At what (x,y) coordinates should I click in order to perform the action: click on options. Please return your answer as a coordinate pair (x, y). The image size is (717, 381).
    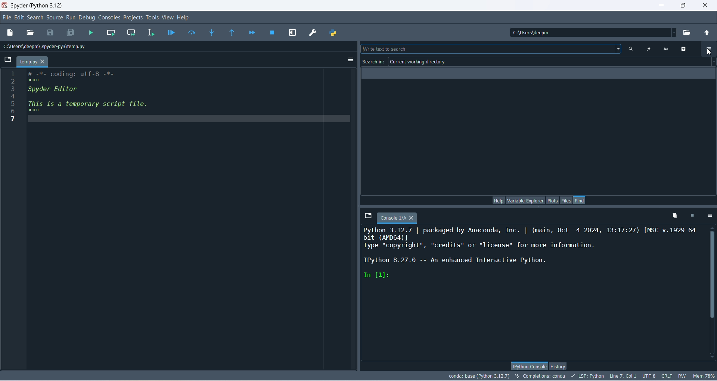
    Looking at the image, I should click on (710, 216).